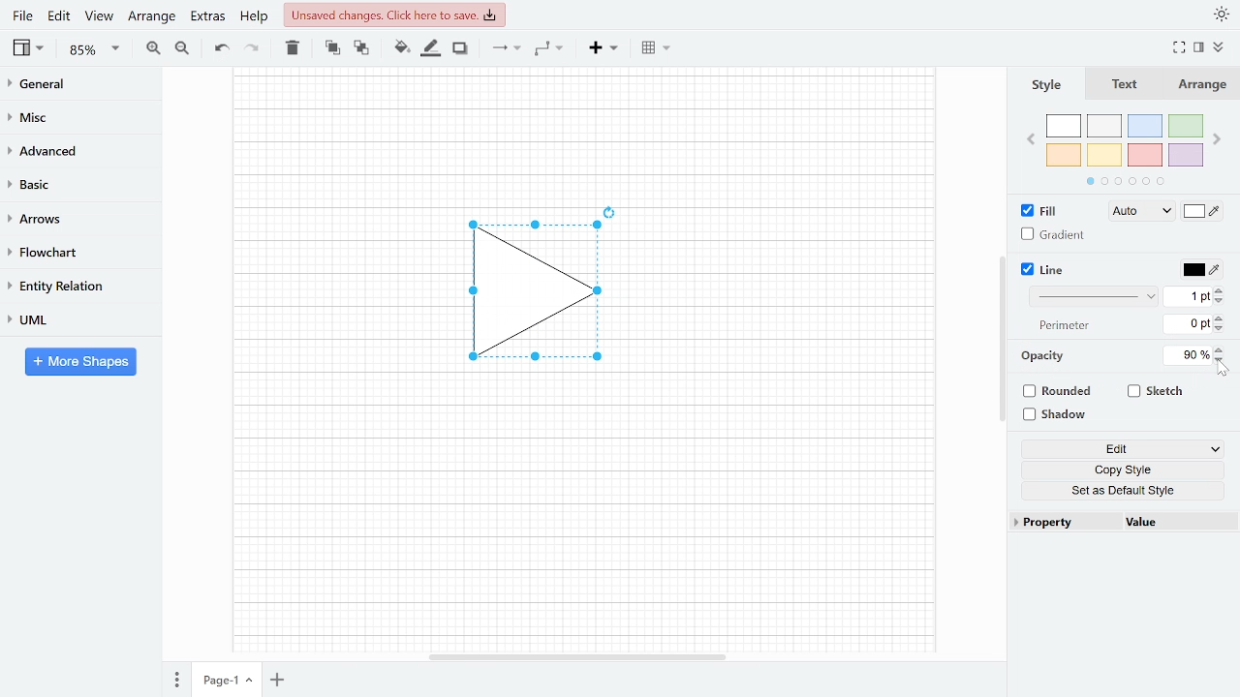 Image resolution: width=1240 pixels, height=697 pixels. What do you see at coordinates (332, 47) in the screenshot?
I see `To front` at bounding box center [332, 47].